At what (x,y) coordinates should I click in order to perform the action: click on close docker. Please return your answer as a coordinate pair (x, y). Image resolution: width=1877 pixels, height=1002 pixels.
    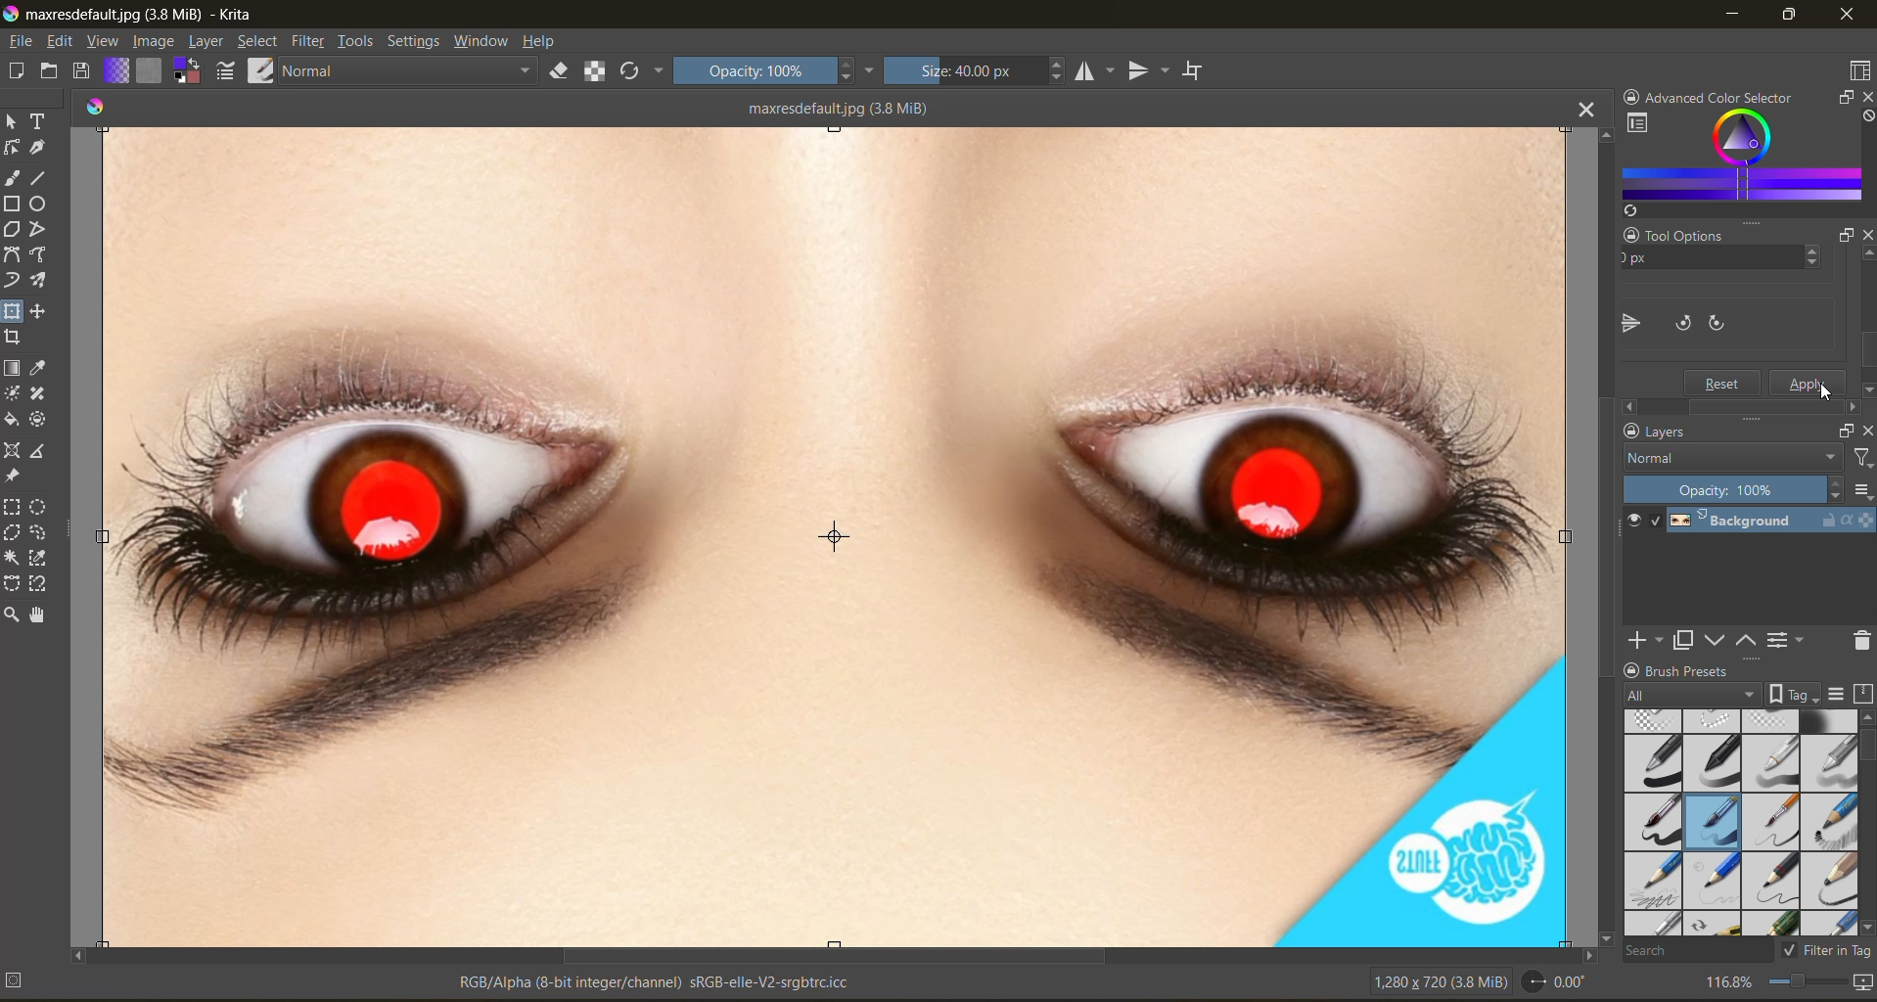
    Looking at the image, I should click on (1865, 100).